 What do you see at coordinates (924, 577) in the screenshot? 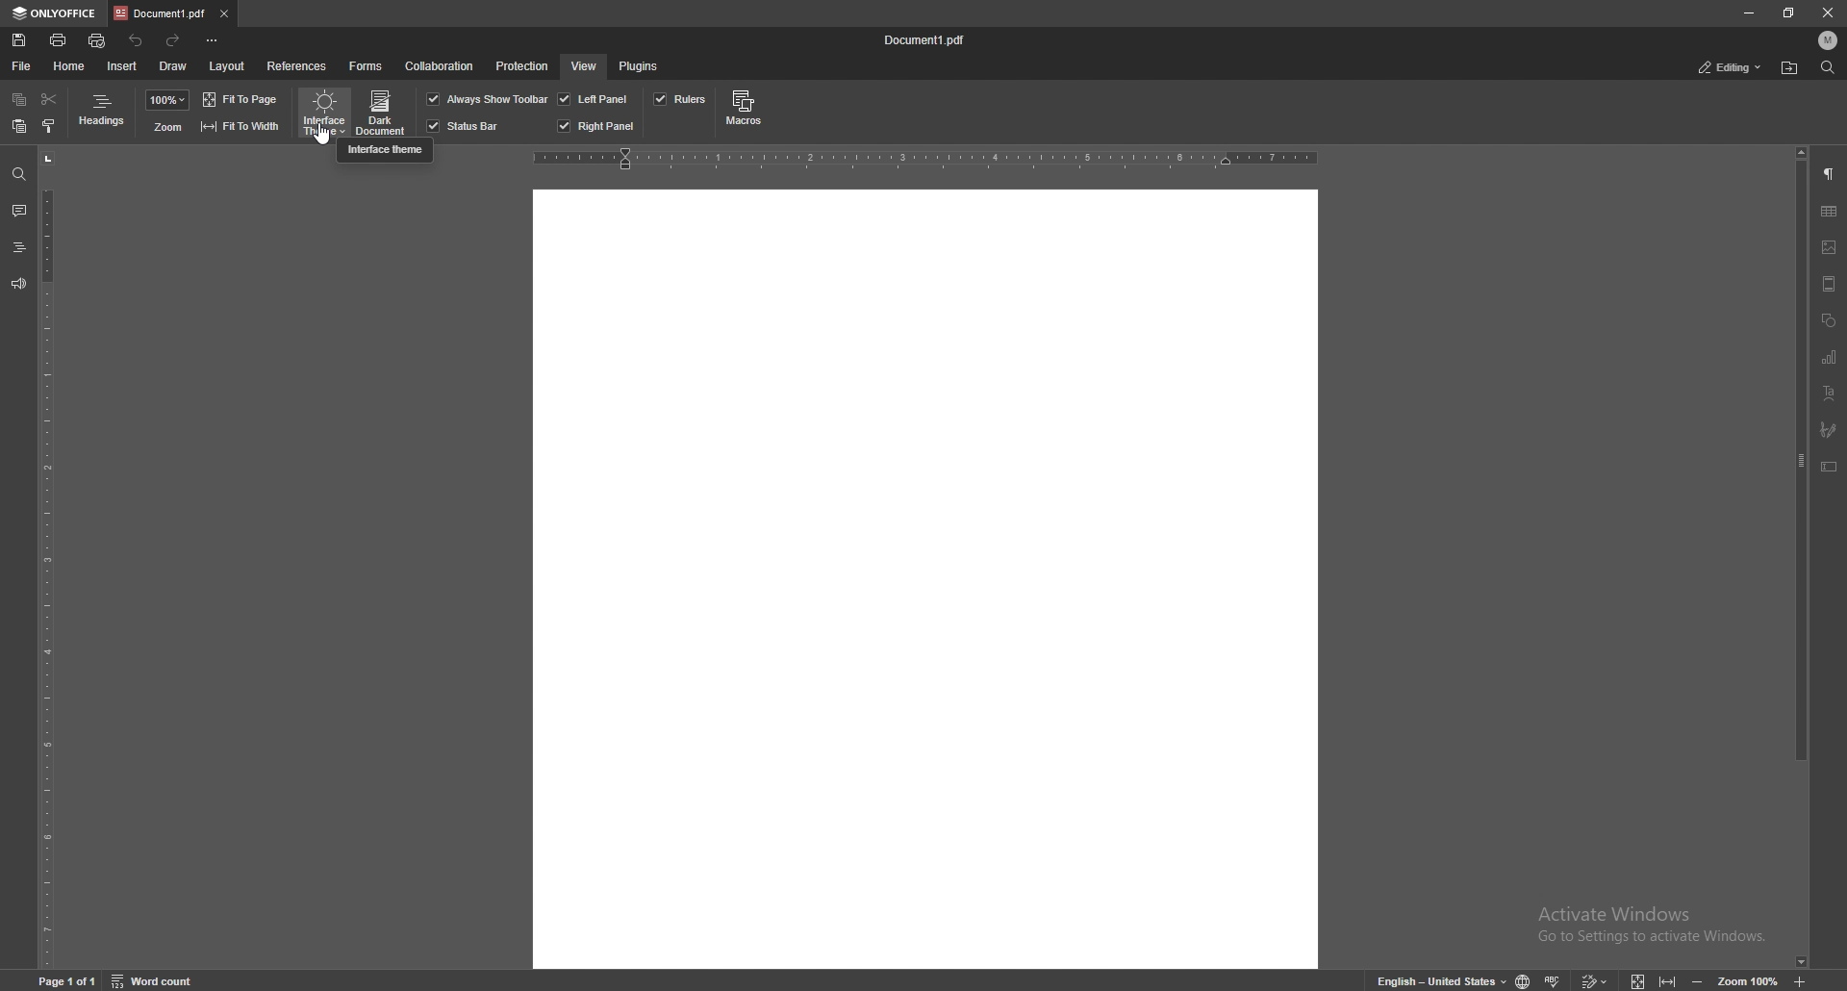
I see `document` at bounding box center [924, 577].